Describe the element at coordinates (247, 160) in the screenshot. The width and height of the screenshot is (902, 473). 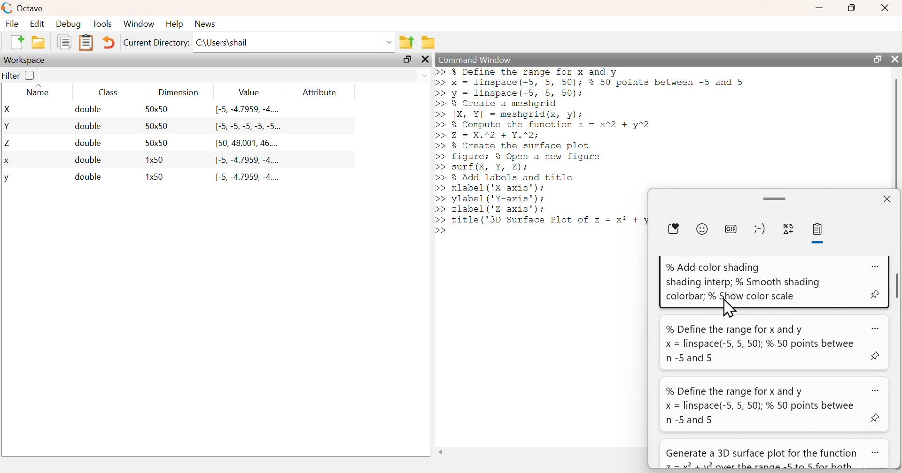
I see `[-5,-4.7959, 4....` at that location.